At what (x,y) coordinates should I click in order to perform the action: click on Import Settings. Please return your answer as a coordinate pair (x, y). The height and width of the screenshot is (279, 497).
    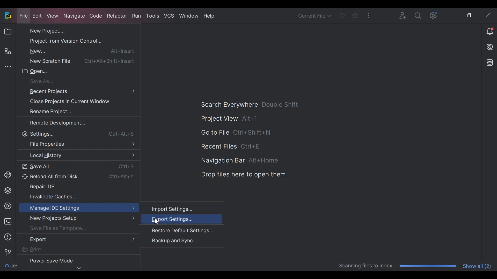
    Looking at the image, I should click on (184, 208).